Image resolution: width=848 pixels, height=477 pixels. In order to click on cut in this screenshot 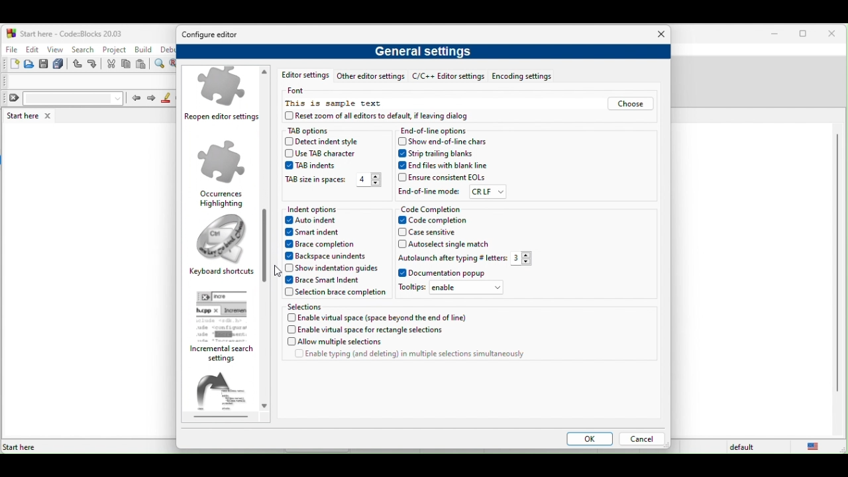, I will do `click(111, 64)`.